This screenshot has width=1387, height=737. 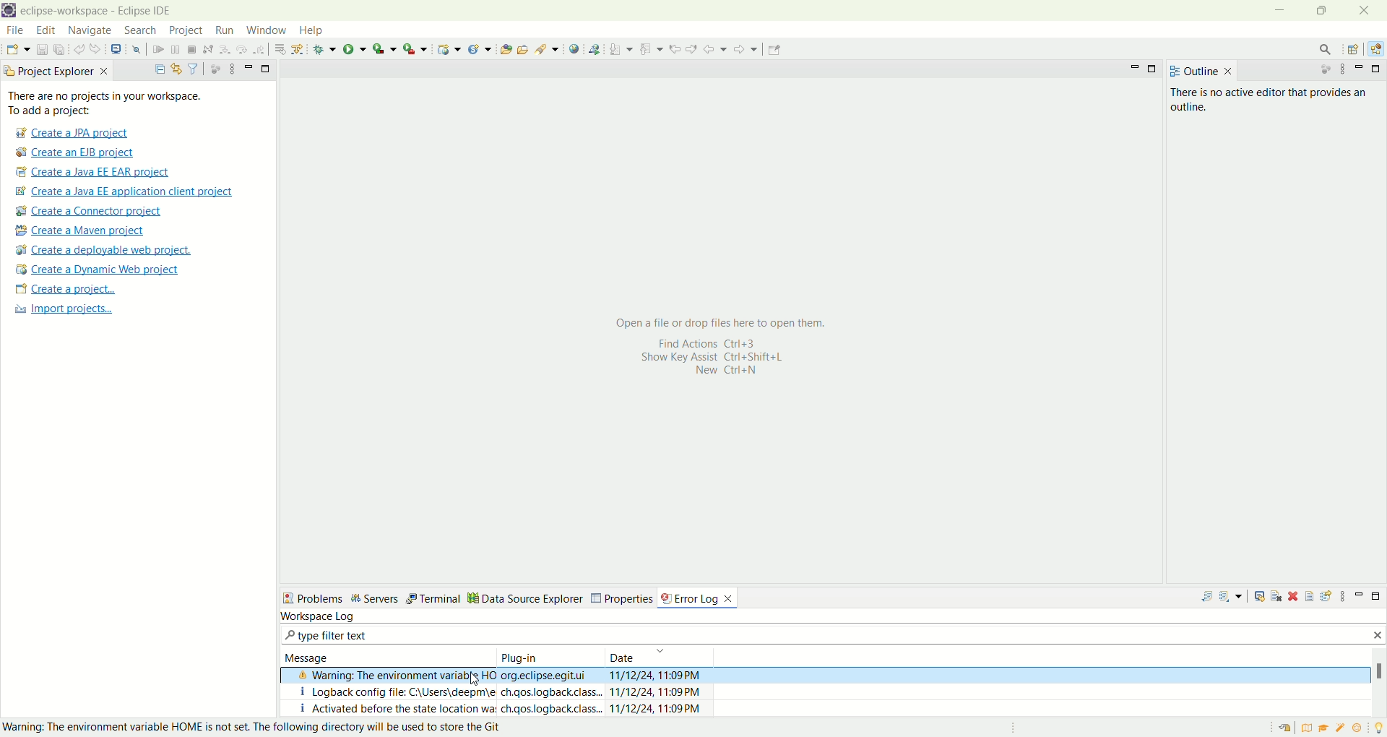 I want to click on create a JPA project, so click(x=70, y=134).